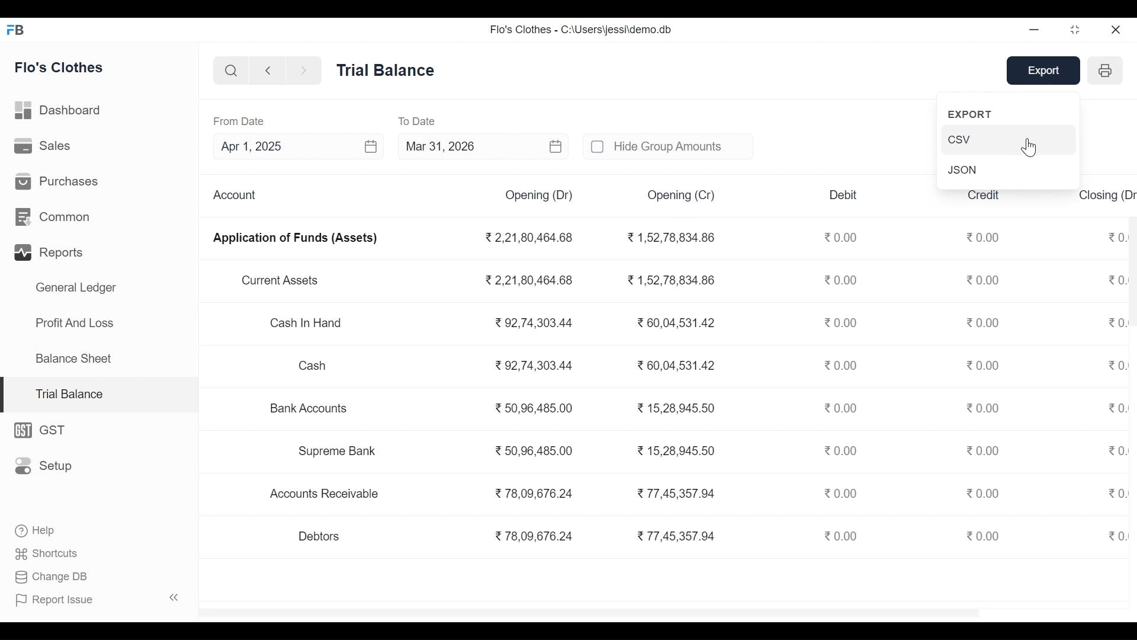 Image resolution: width=1137 pixels, height=640 pixels. What do you see at coordinates (671, 280) in the screenshot?
I see `1,52,78,834.86` at bounding box center [671, 280].